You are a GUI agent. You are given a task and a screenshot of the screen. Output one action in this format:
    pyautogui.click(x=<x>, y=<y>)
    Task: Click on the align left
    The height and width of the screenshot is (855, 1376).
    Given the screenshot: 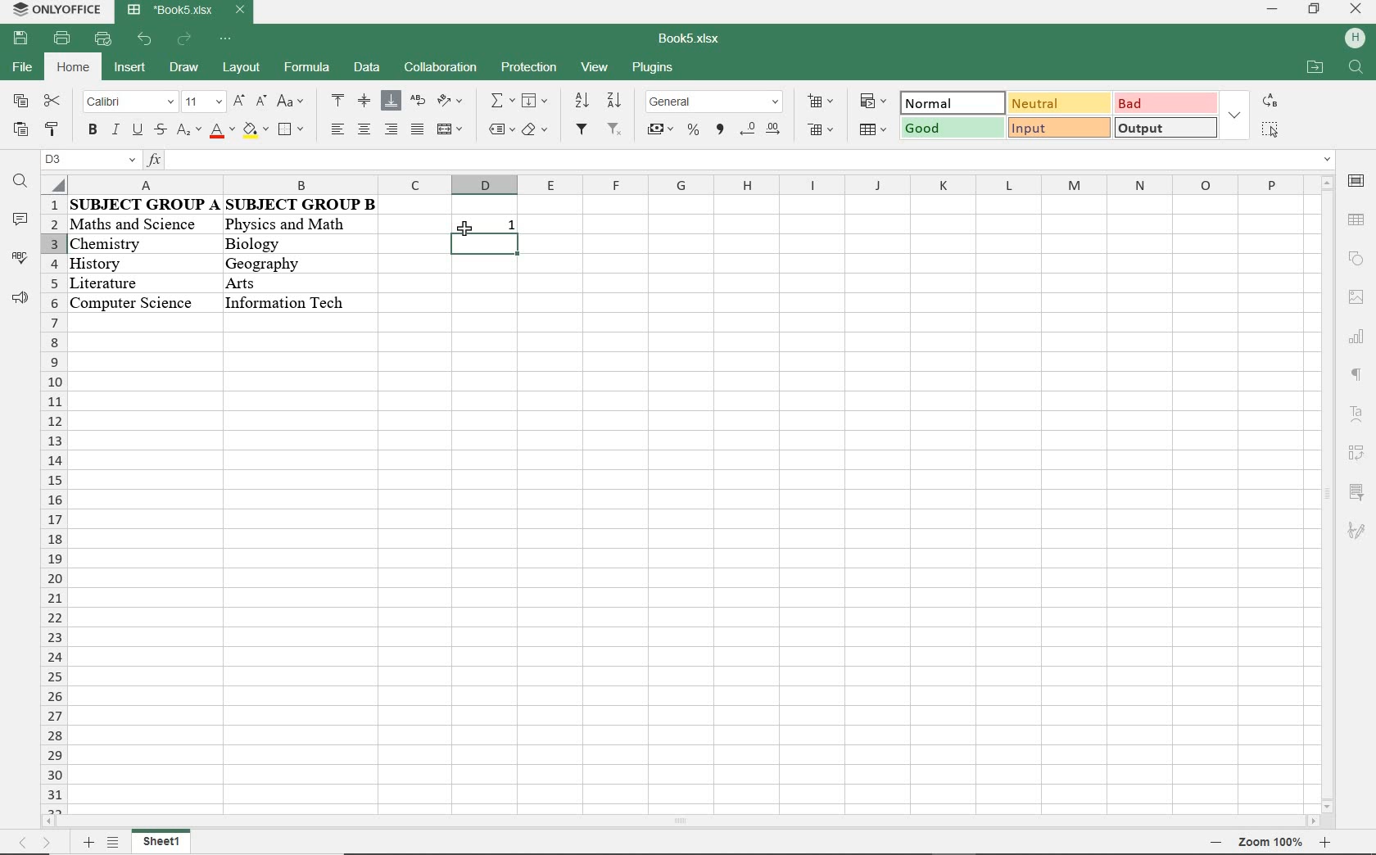 What is the action you would take?
    pyautogui.click(x=340, y=129)
    